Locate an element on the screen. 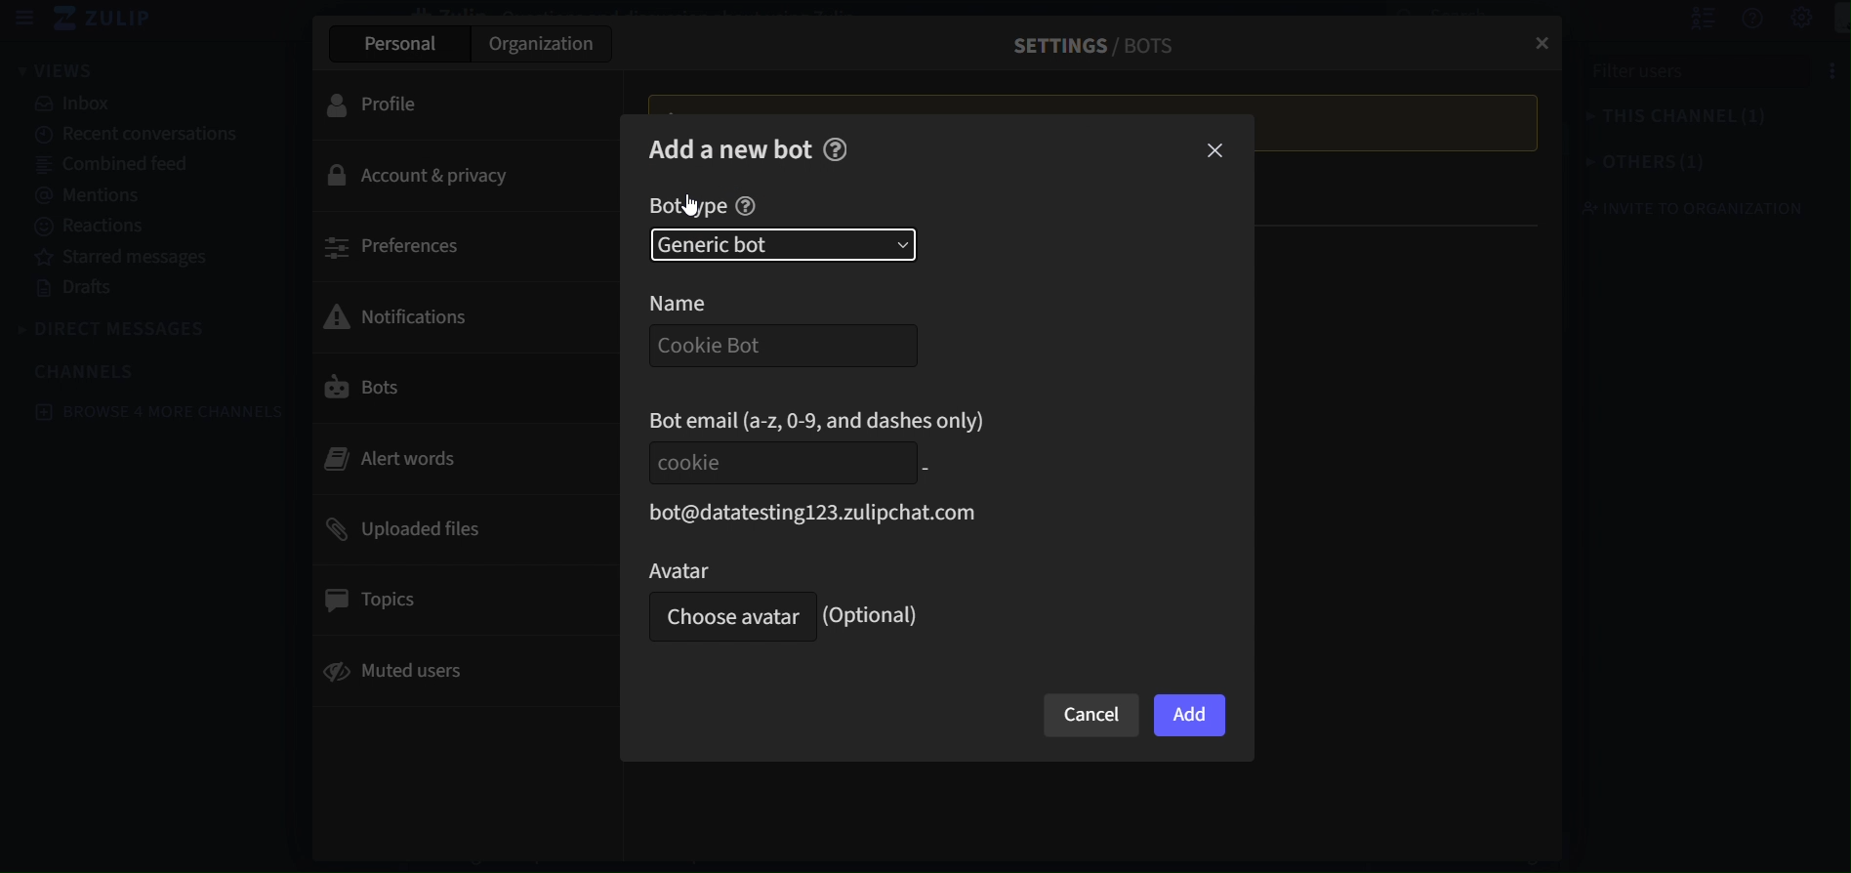 The width and height of the screenshot is (1851, 873). uploaded files is located at coordinates (454, 527).